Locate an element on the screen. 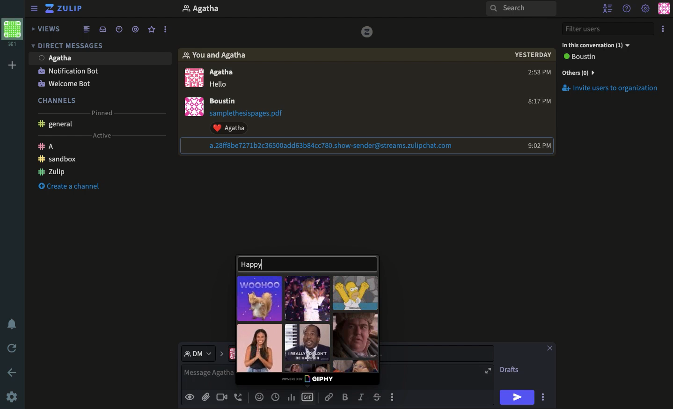  Hide user list is located at coordinates (606, 8).